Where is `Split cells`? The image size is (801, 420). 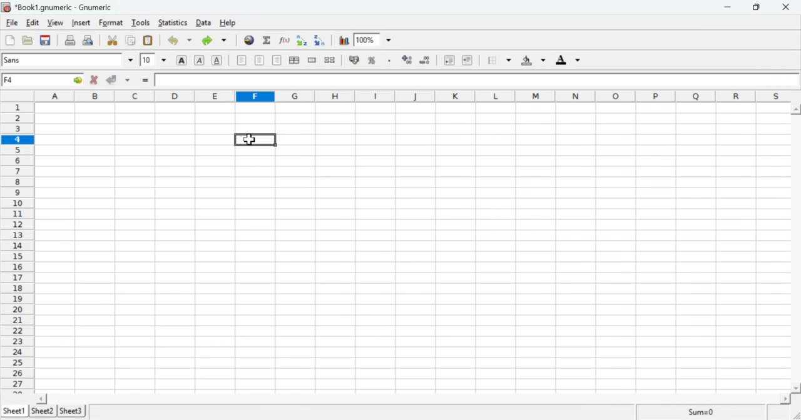 Split cells is located at coordinates (331, 61).